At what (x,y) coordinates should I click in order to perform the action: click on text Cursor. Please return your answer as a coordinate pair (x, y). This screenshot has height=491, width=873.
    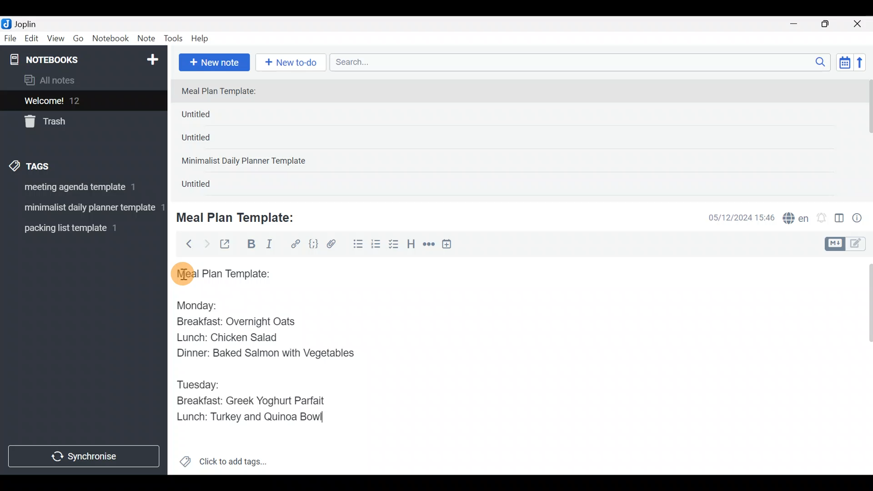
    Looking at the image, I should click on (336, 421).